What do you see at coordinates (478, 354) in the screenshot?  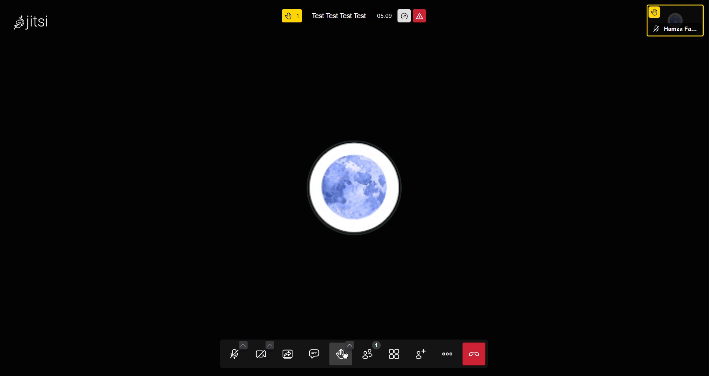 I see `Close` at bounding box center [478, 354].